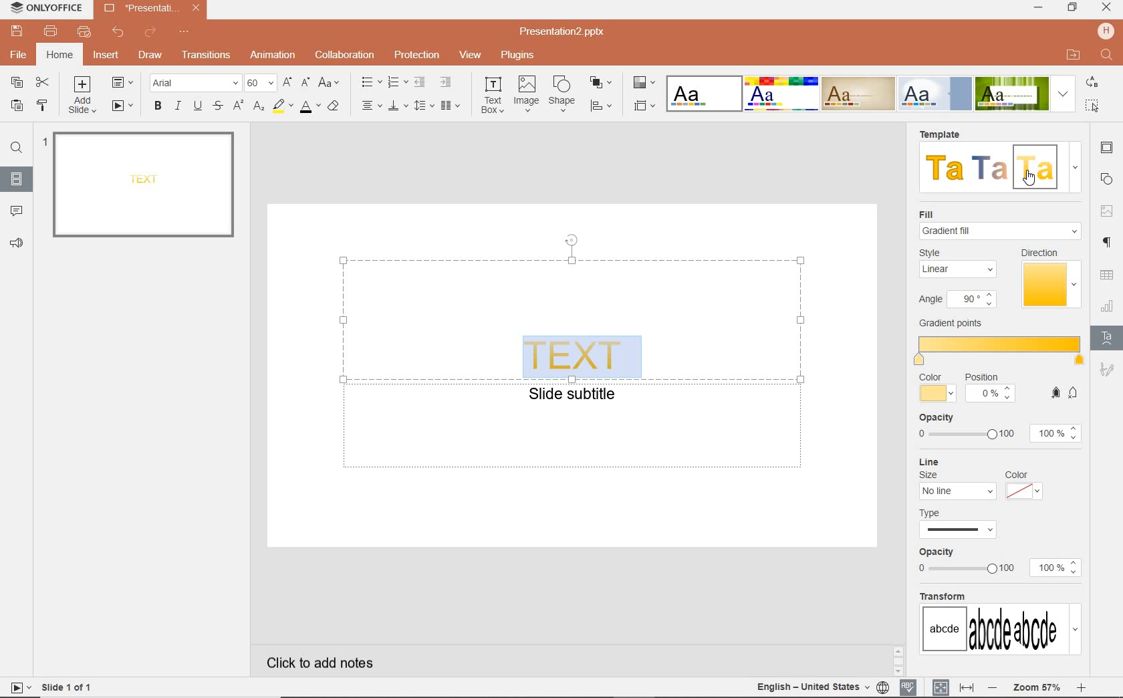 The width and height of the screenshot is (1123, 698). Describe the element at coordinates (909, 685) in the screenshot. I see `SPELL CHECKING` at that location.